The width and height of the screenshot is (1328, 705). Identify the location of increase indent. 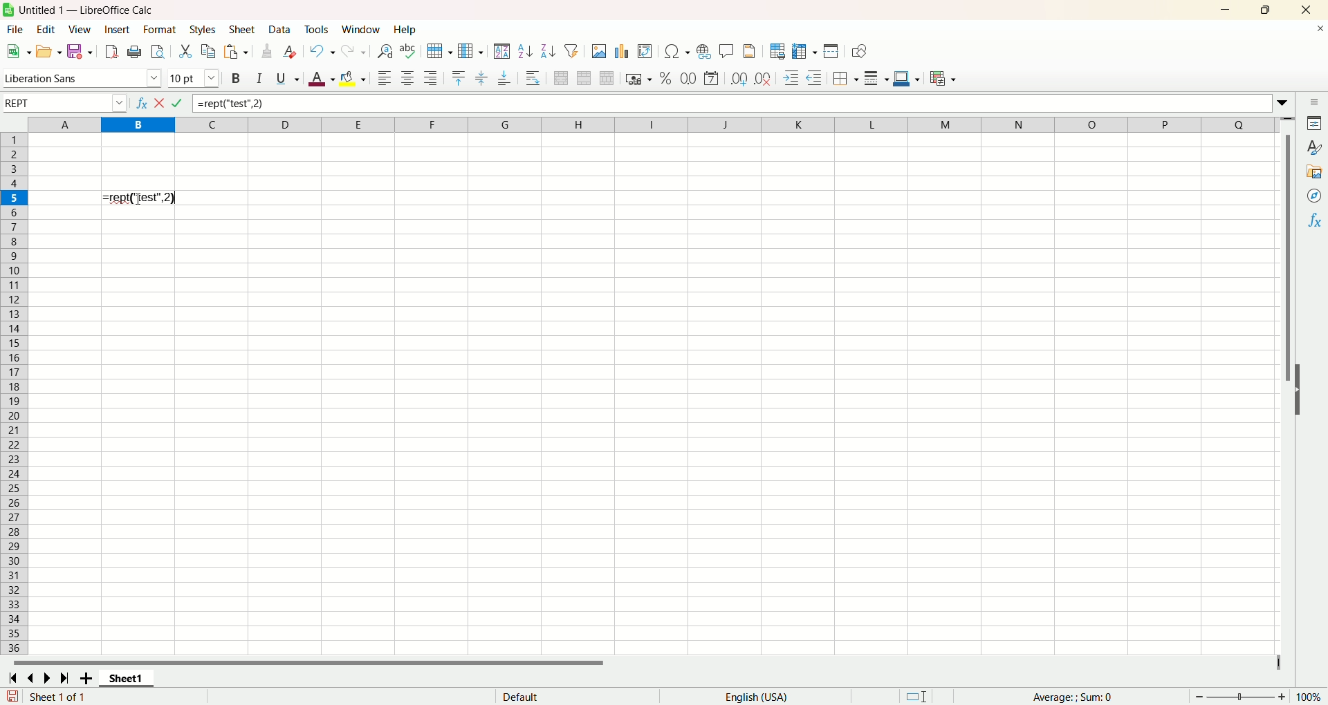
(790, 79).